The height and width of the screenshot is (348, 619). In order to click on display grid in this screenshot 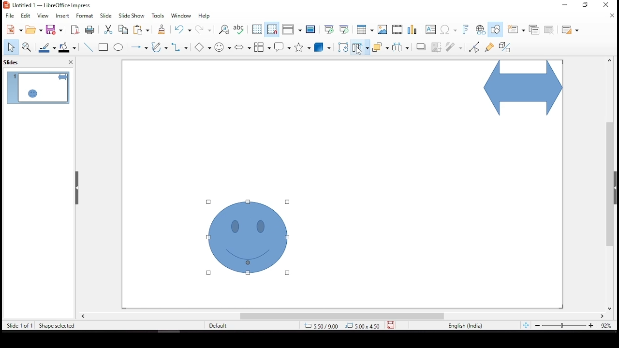, I will do `click(257, 29)`.